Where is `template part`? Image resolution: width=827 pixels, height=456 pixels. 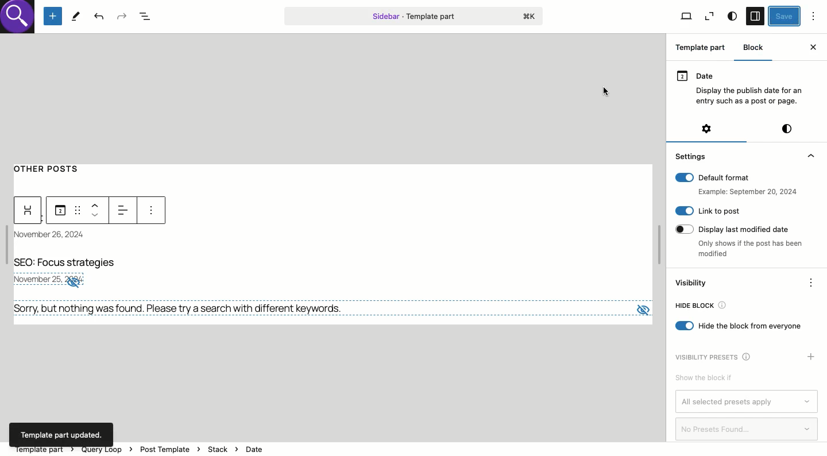
template part is located at coordinates (201, 447).